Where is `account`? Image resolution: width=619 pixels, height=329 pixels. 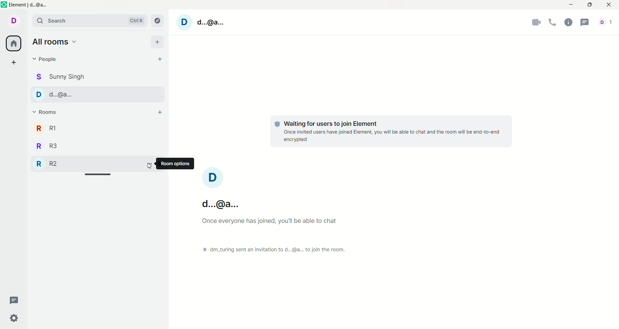
account is located at coordinates (221, 189).